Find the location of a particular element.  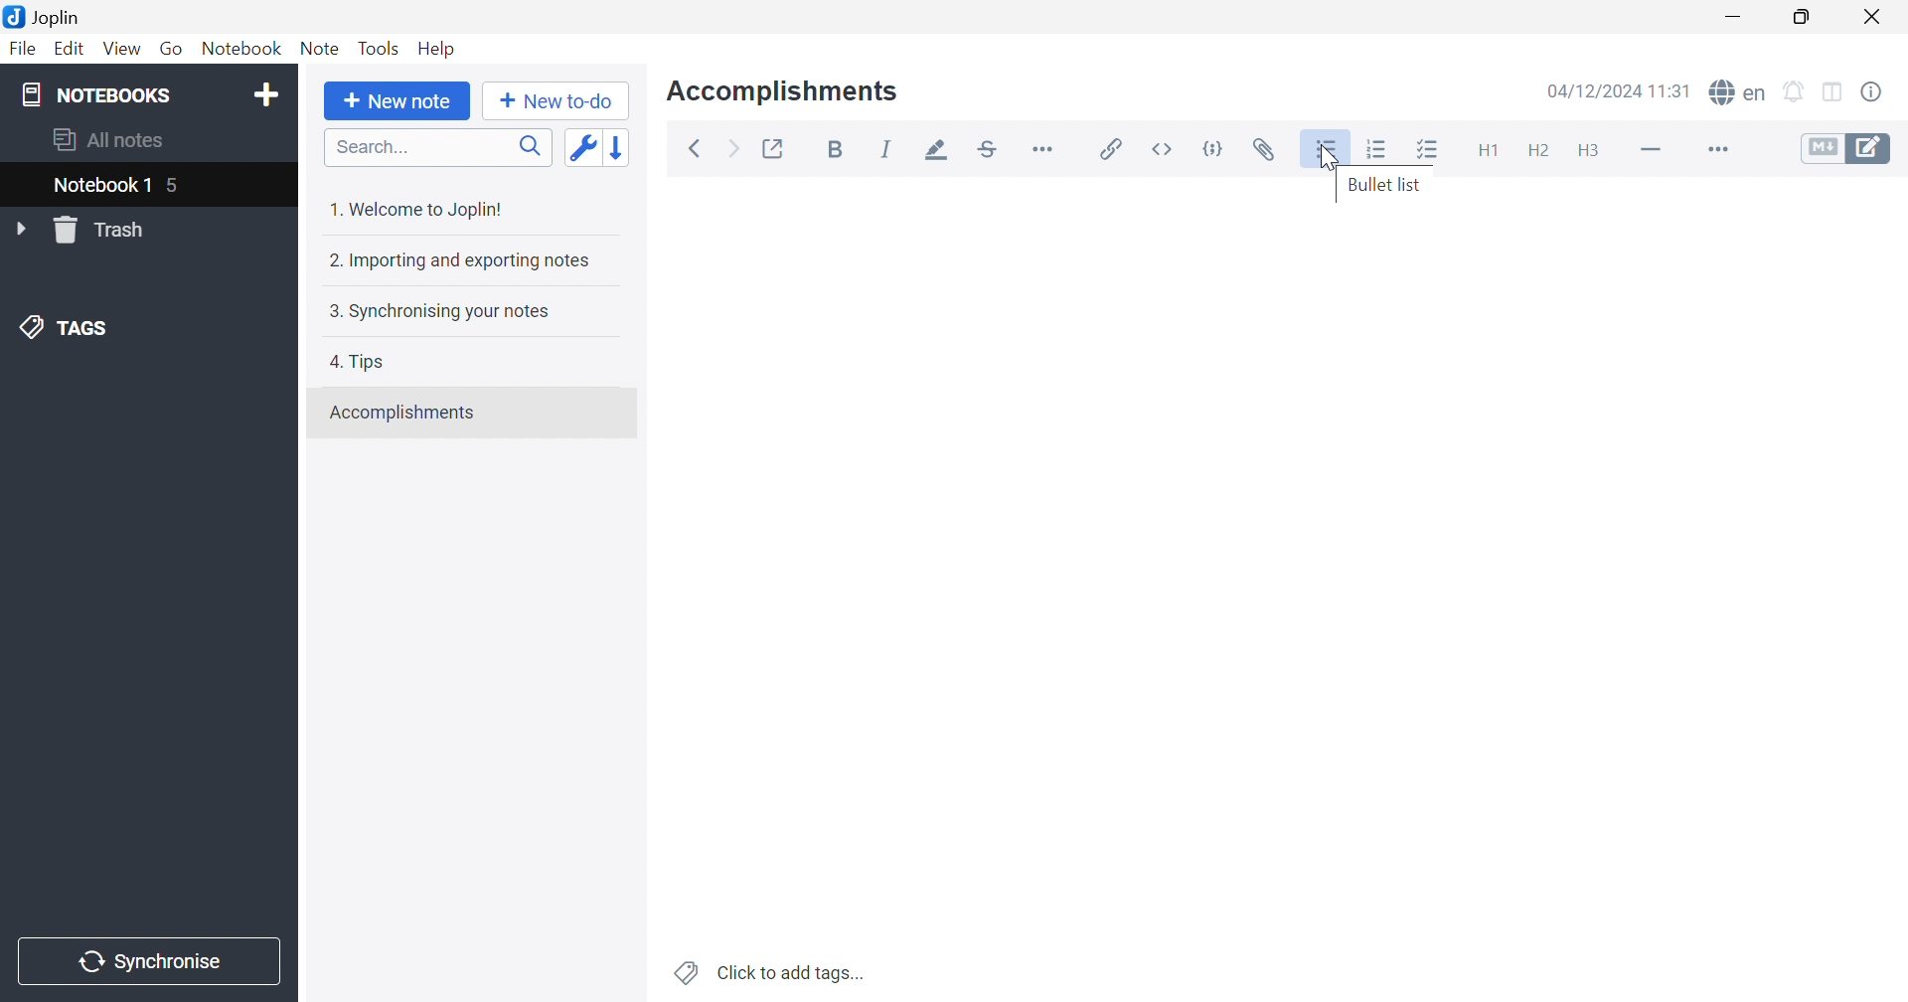

Strikethrough is located at coordinates (987, 152).